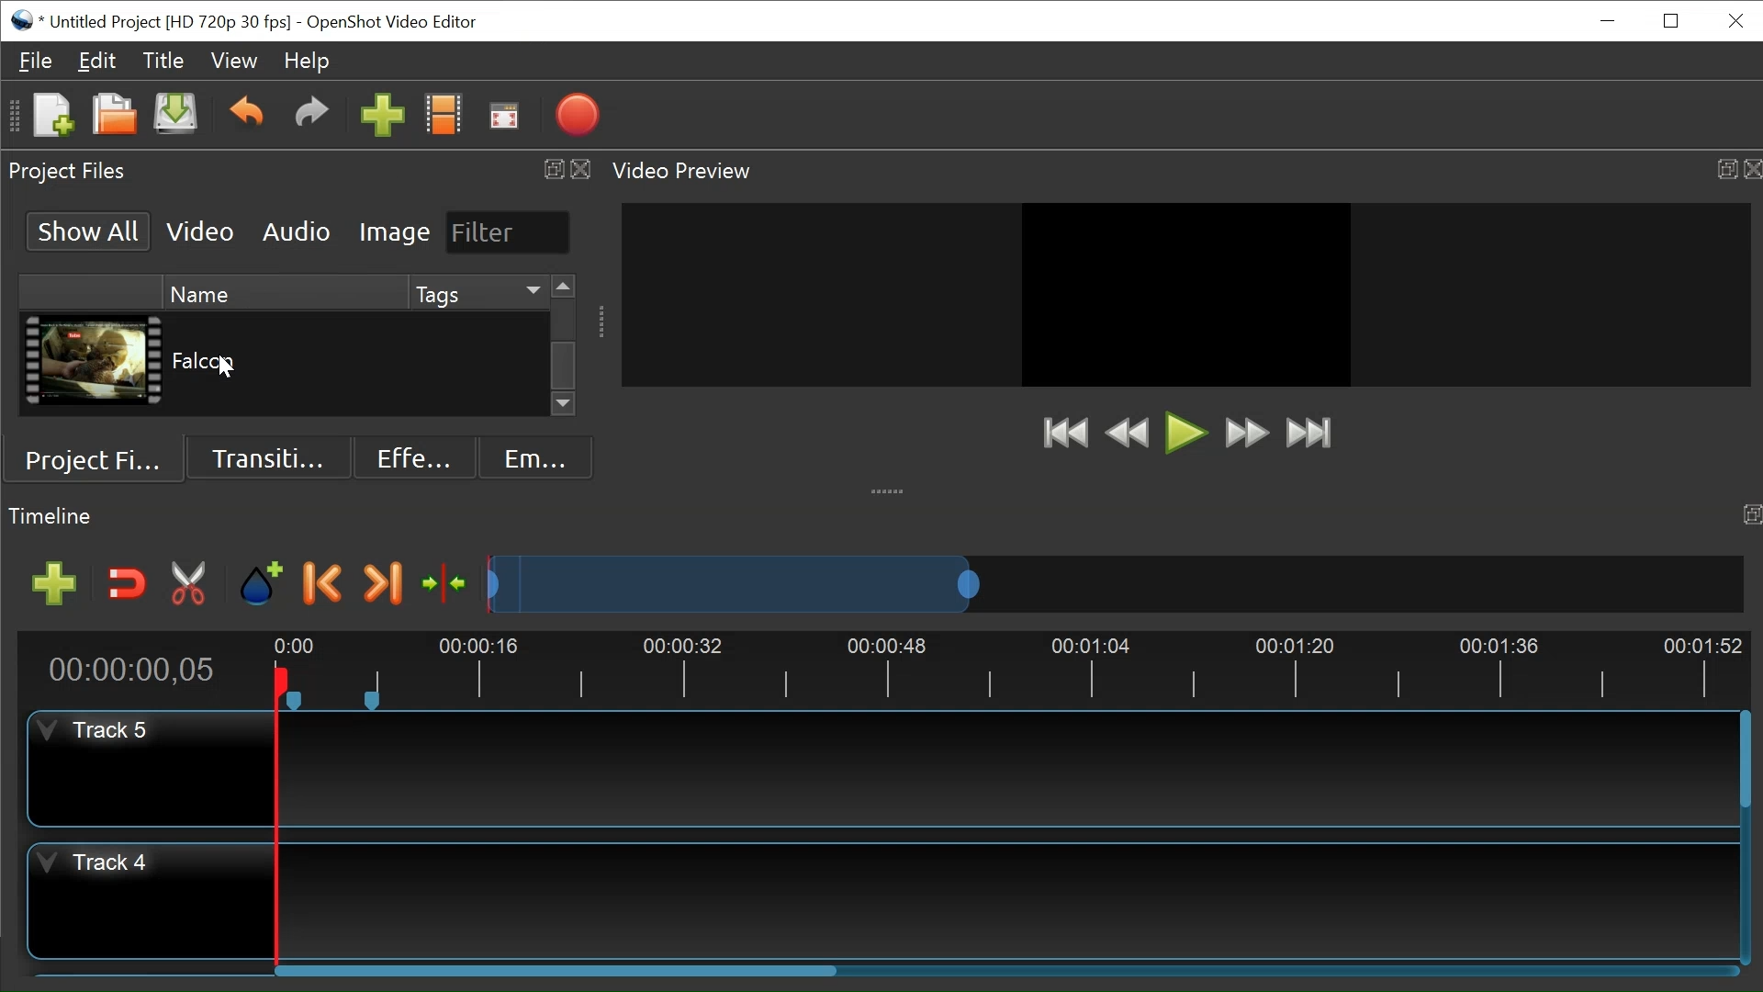 Image resolution: width=1763 pixels, height=992 pixels. Describe the element at coordinates (23, 18) in the screenshot. I see `OpenShot Desktop icon` at that location.